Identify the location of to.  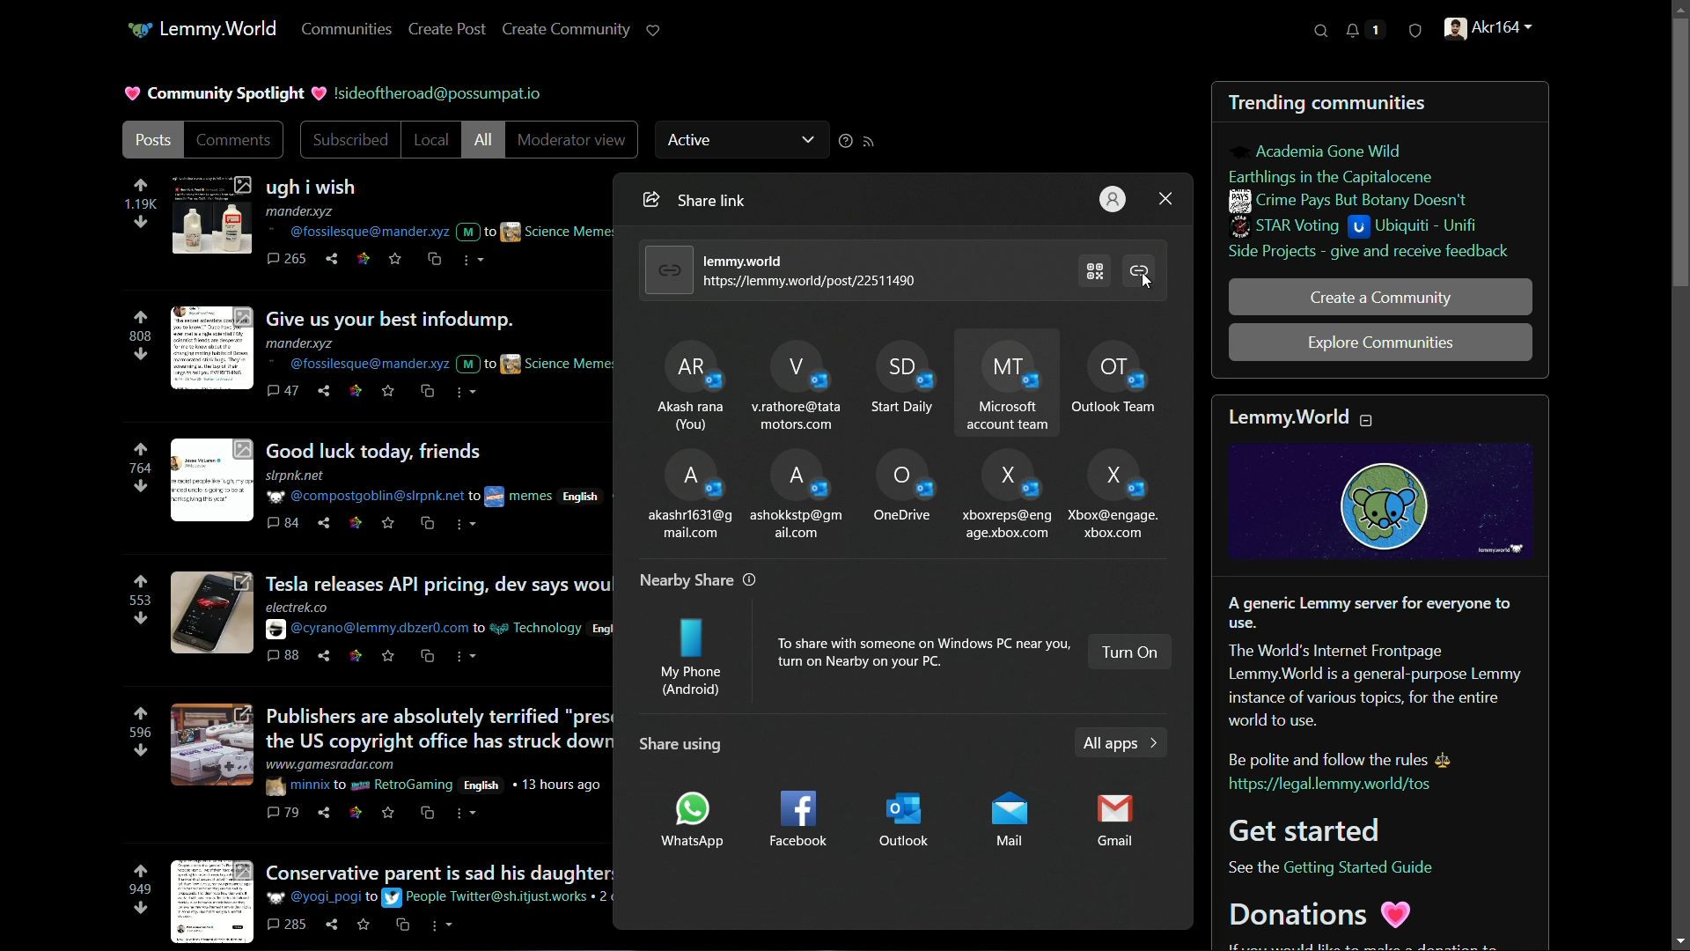
(479, 630).